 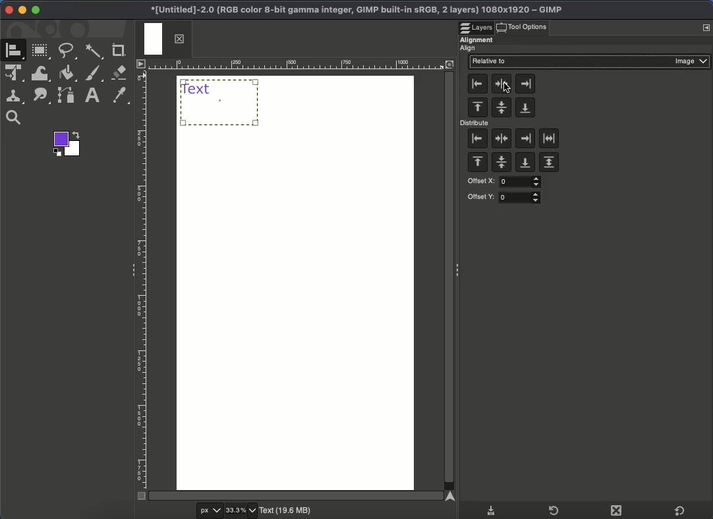 What do you see at coordinates (530, 27) in the screenshot?
I see `Click tool options` at bounding box center [530, 27].